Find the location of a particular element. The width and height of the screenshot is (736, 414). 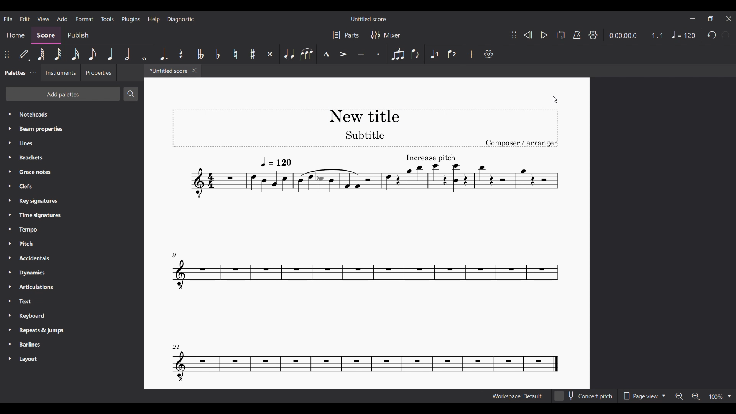

Mixer settings is located at coordinates (386, 35).